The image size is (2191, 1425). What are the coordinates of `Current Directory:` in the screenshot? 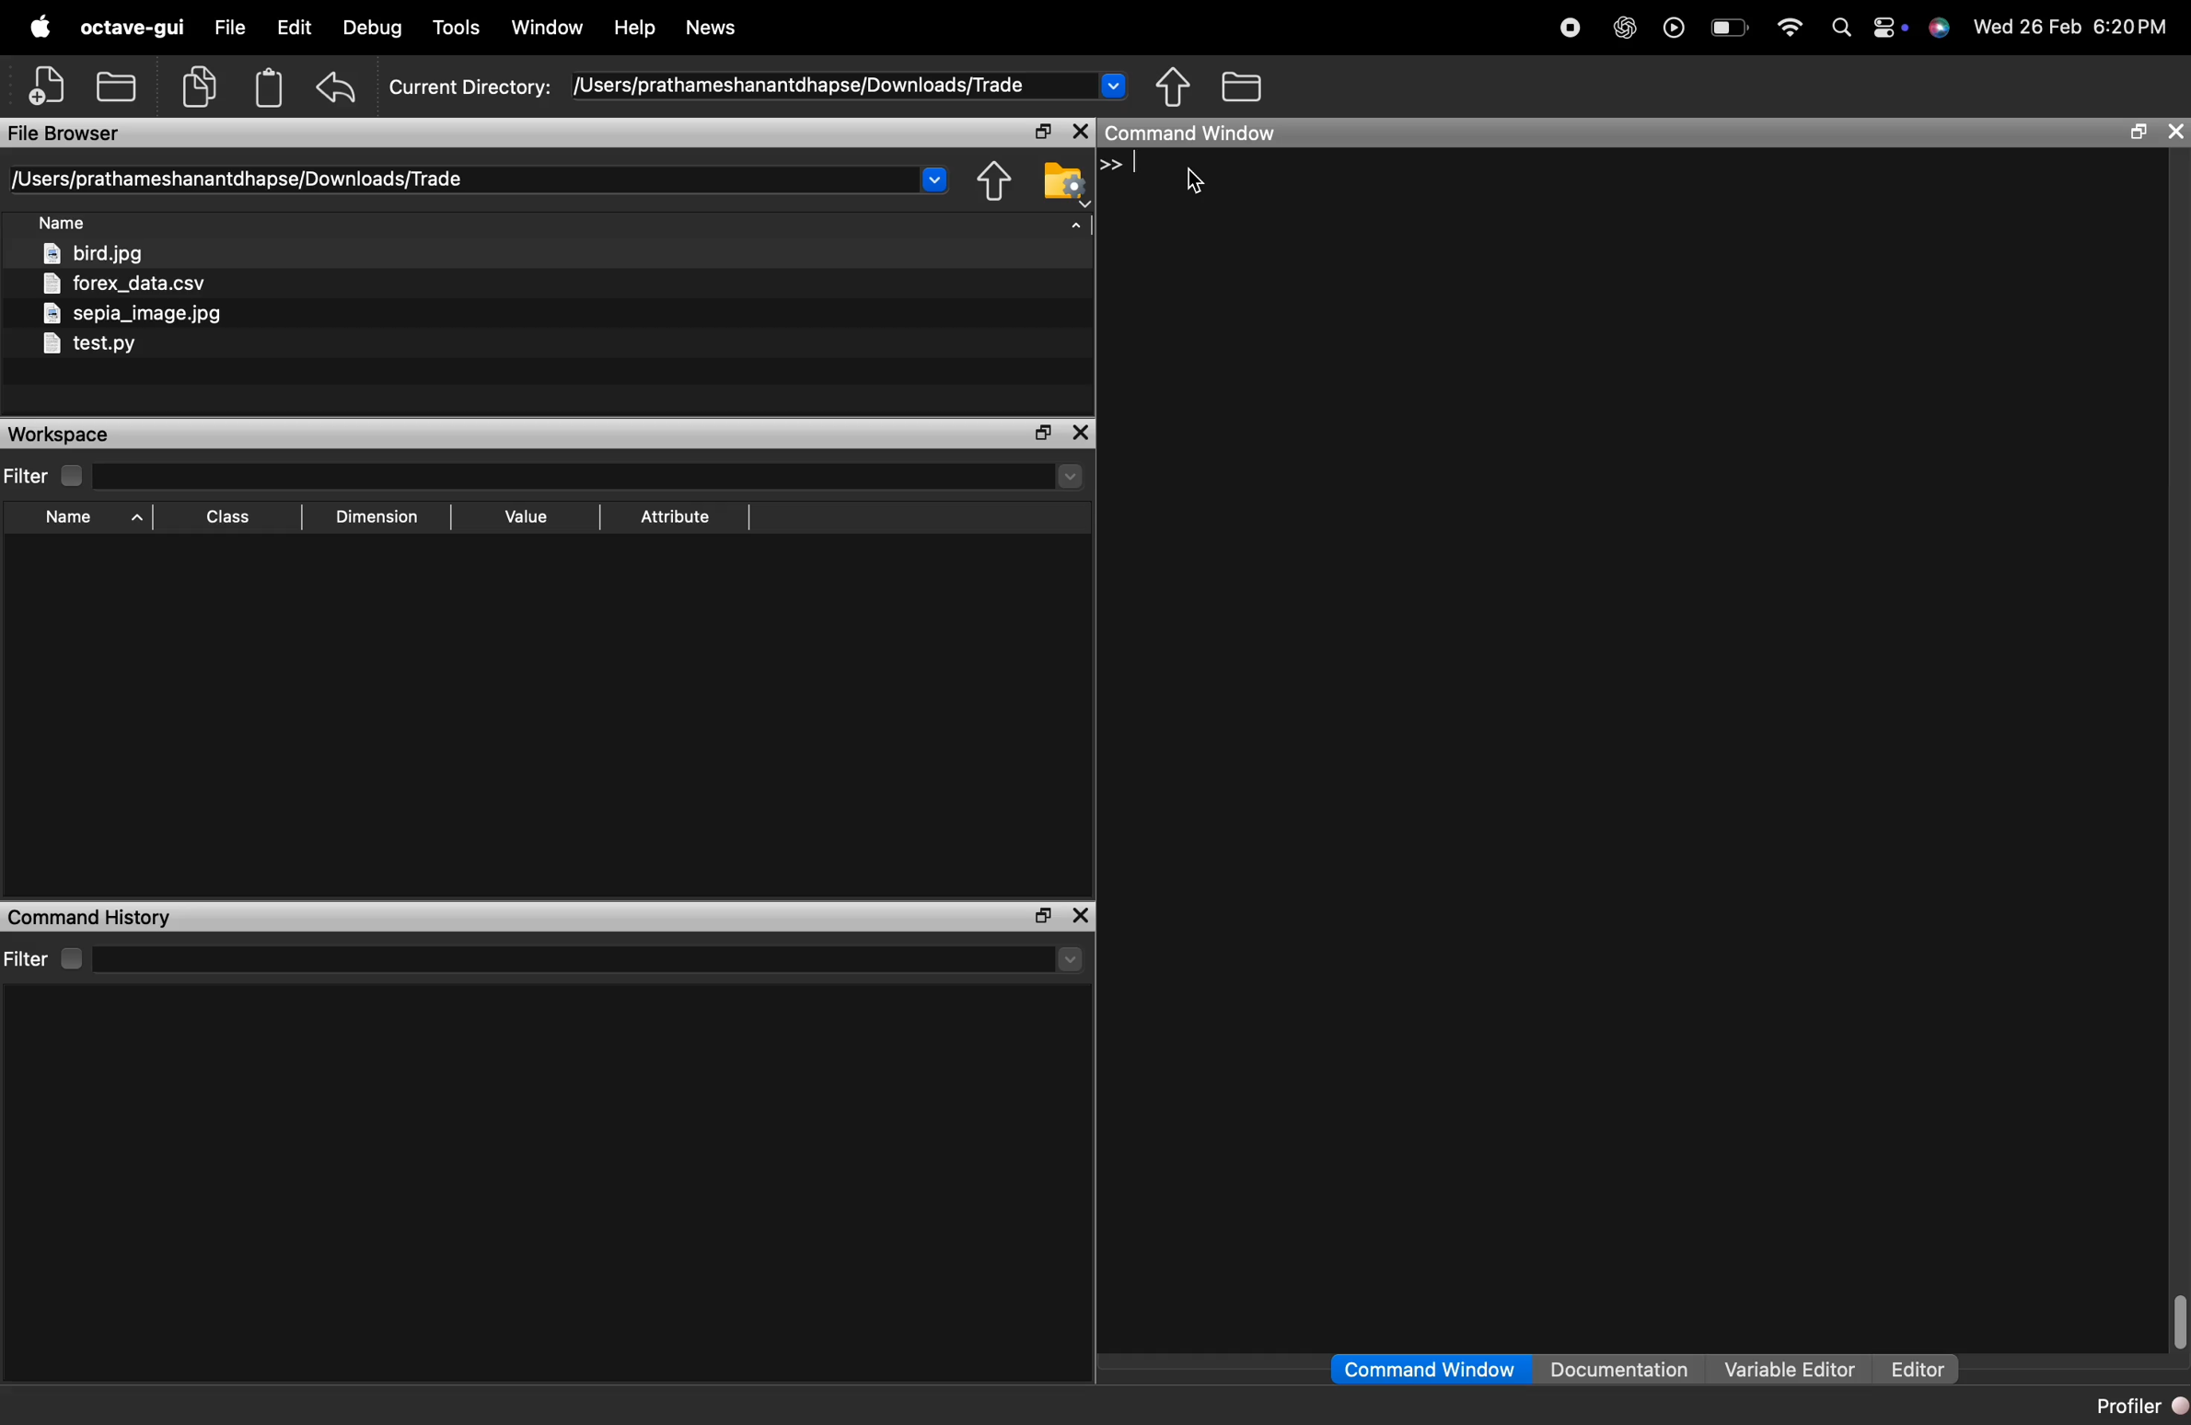 It's located at (469, 88).